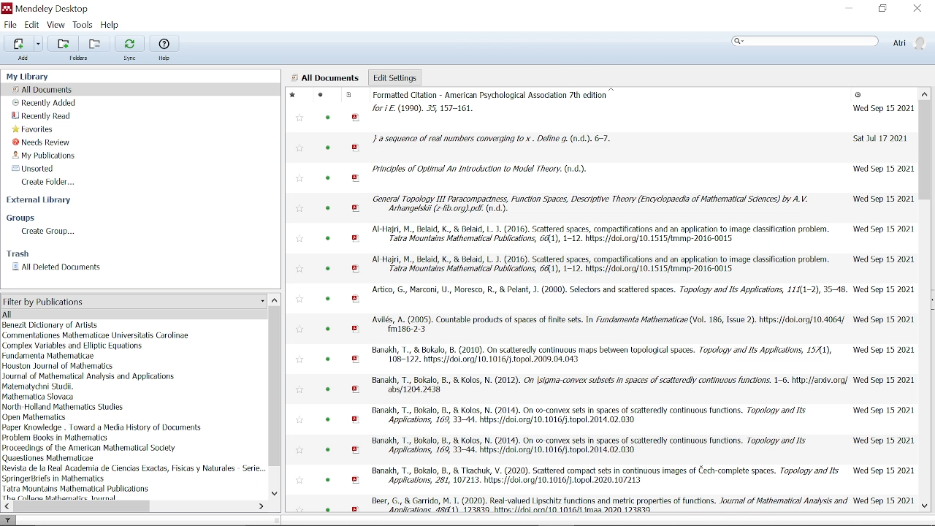 The image size is (935, 526). I want to click on pdf, so click(356, 118).